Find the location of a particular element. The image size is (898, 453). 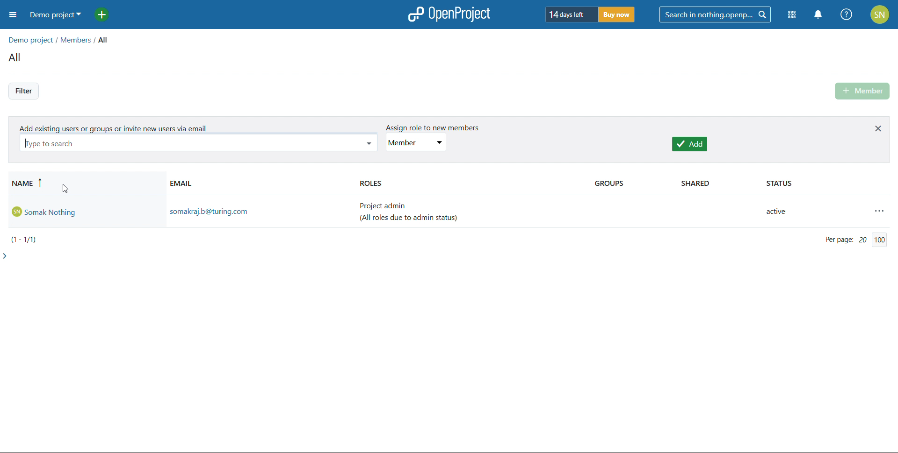

search is located at coordinates (715, 14).